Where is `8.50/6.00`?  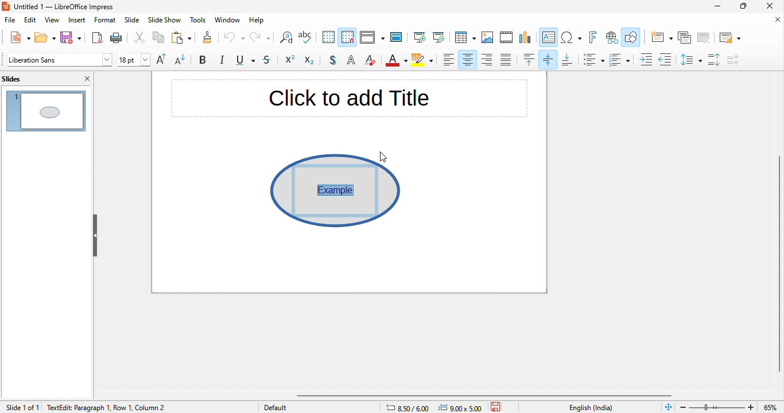
8.50/6.00 is located at coordinates (412, 407).